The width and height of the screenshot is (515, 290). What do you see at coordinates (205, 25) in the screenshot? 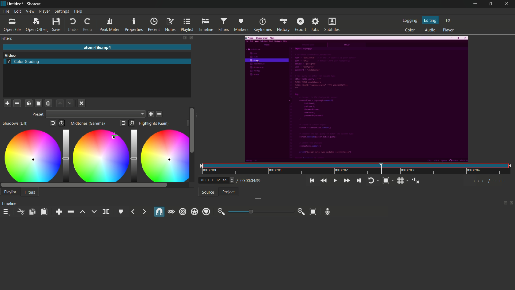
I see `timeline` at bounding box center [205, 25].